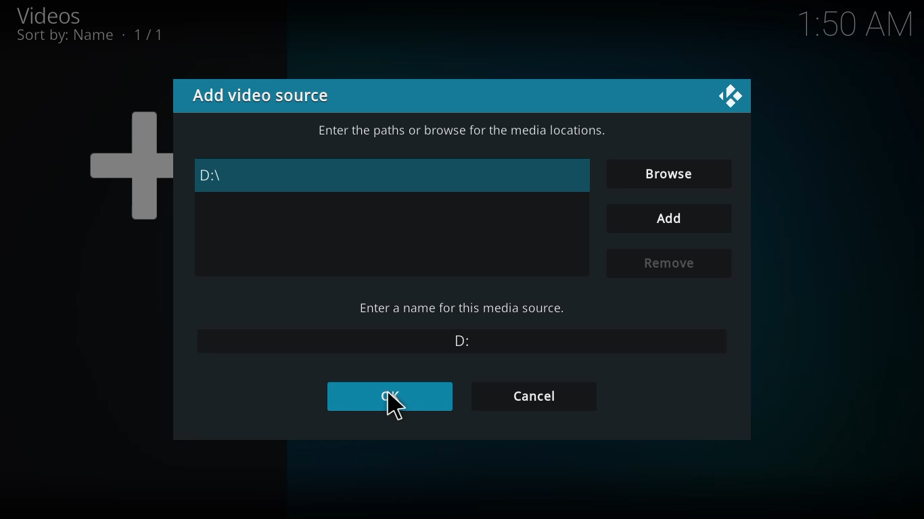 This screenshot has height=519, width=924. I want to click on enter a name , so click(460, 308).